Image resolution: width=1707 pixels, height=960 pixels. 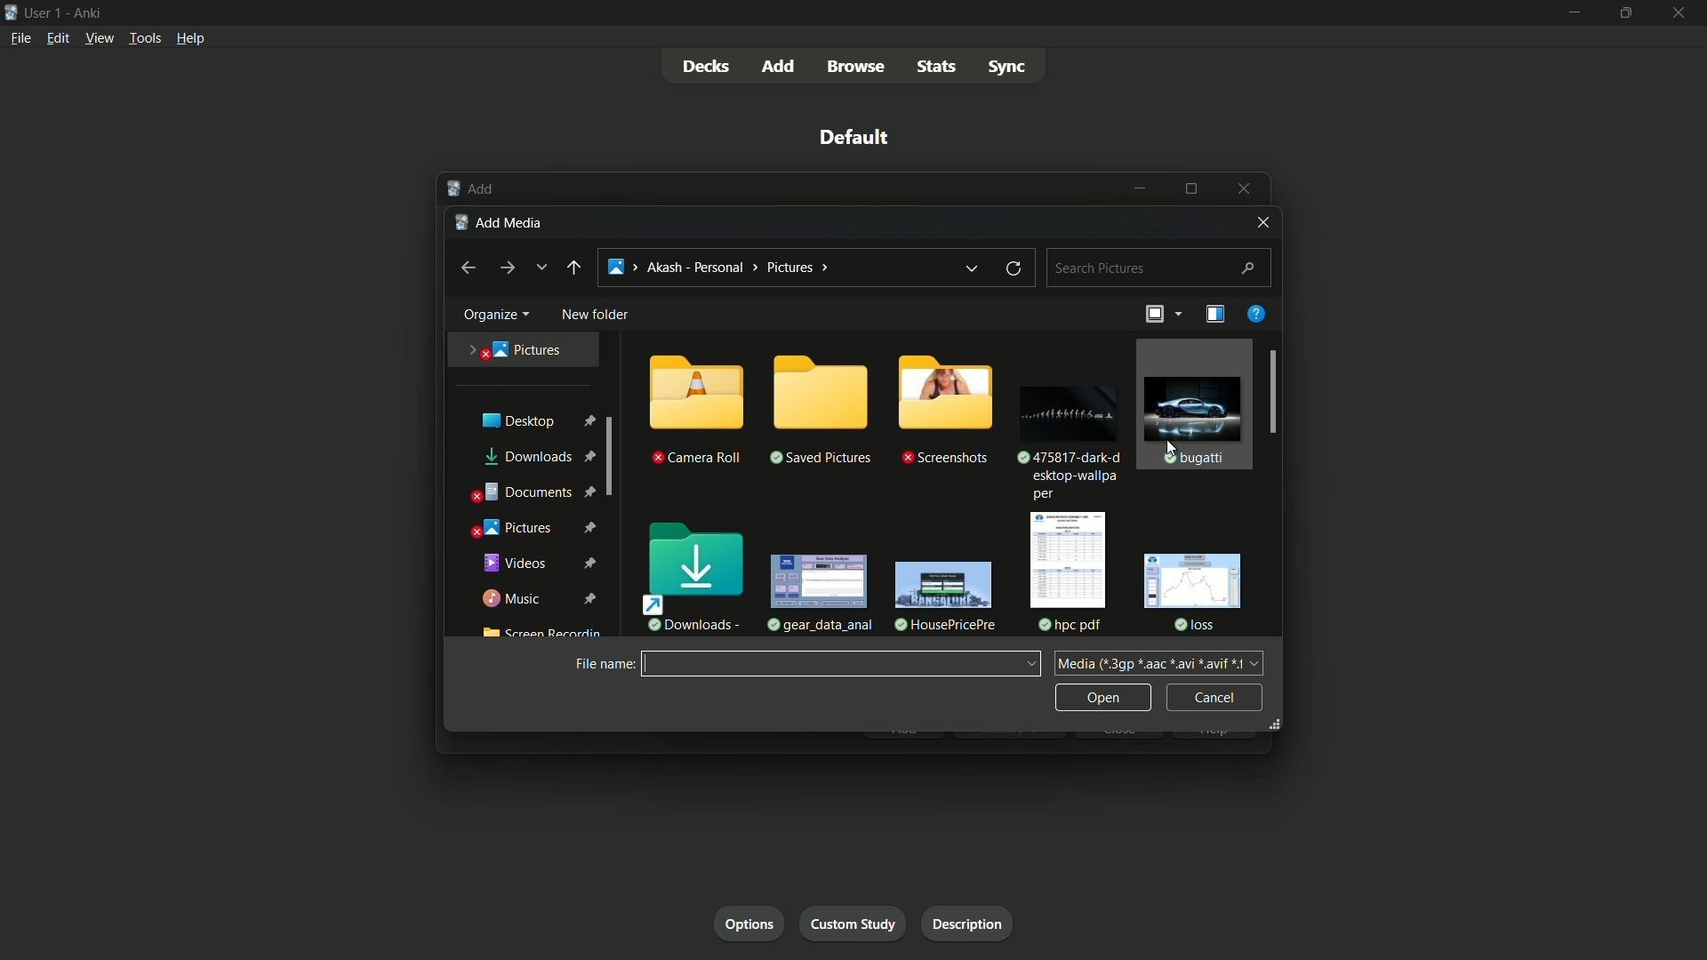 What do you see at coordinates (44, 11) in the screenshot?
I see `user-1` at bounding box center [44, 11].